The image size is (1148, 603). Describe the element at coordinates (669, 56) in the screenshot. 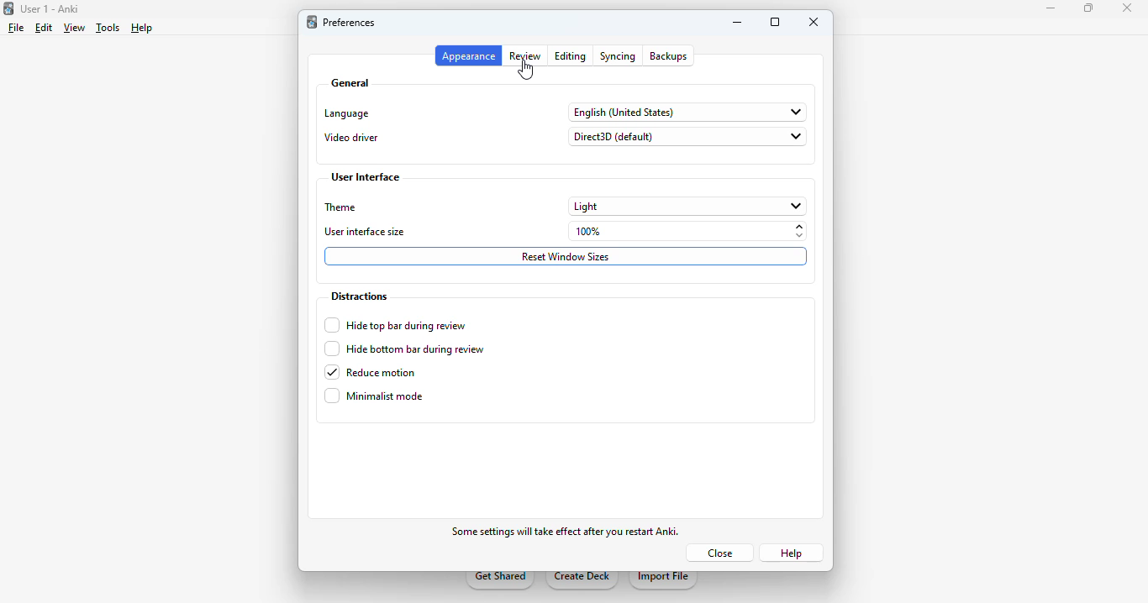

I see `backups` at that location.